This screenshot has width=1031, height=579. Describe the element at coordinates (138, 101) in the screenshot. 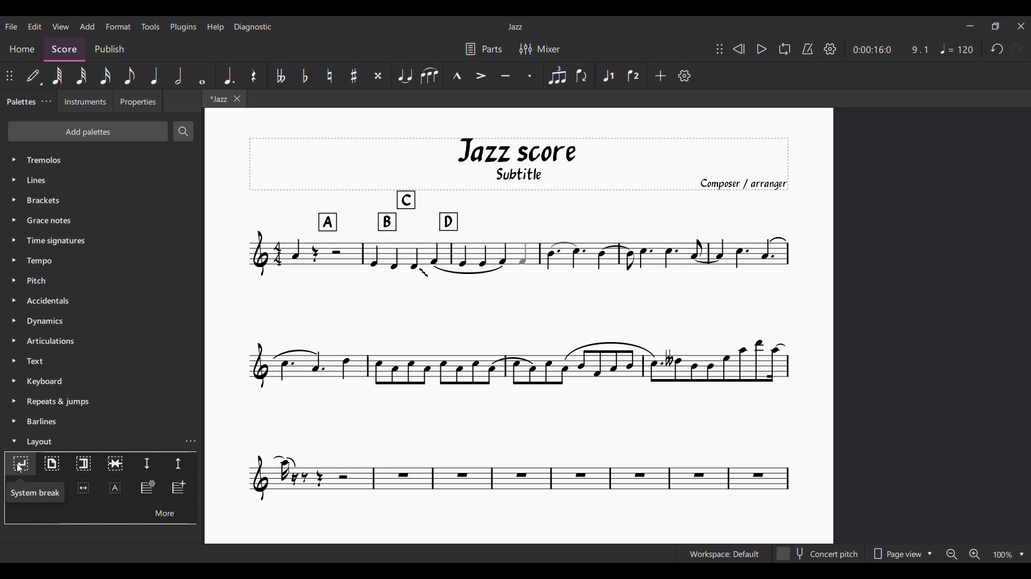

I see `Properties` at that location.